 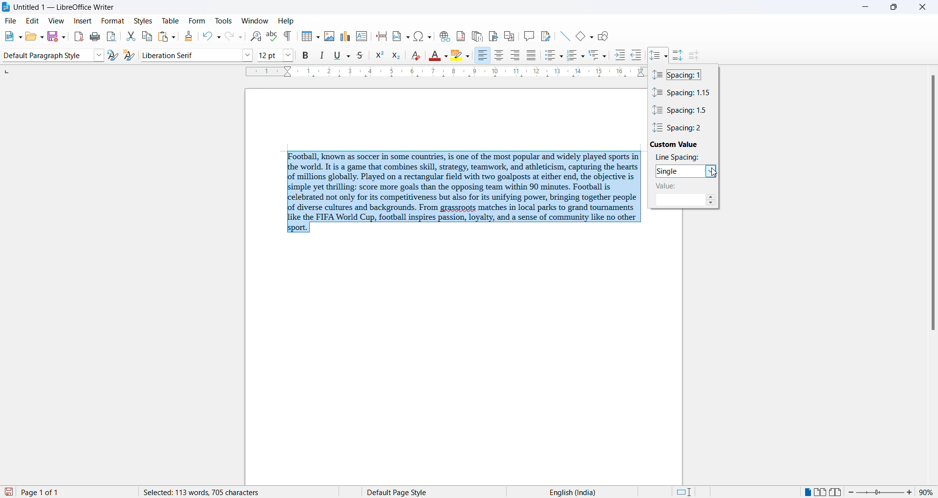 I want to click on insert table, so click(x=305, y=36).